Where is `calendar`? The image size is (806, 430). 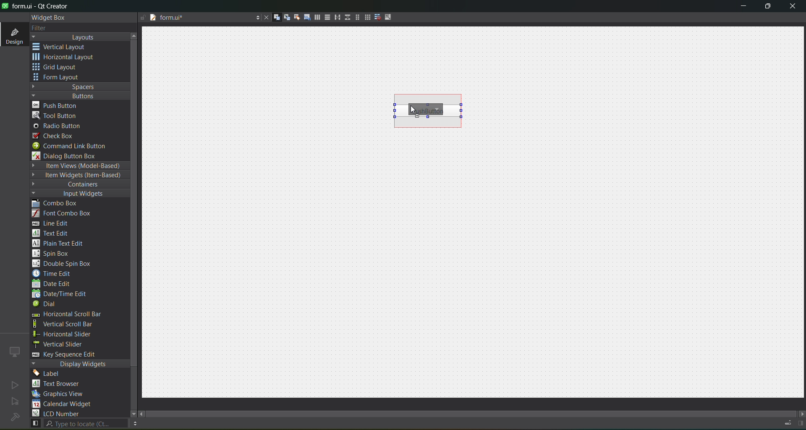
calendar is located at coordinates (63, 405).